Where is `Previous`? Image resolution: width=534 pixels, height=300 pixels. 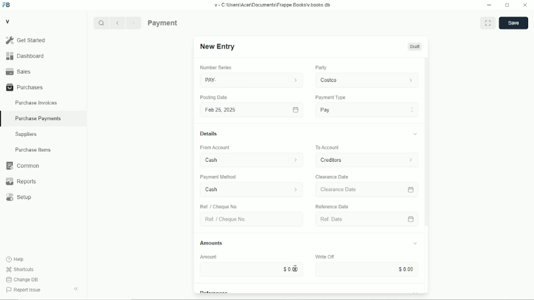
Previous is located at coordinates (117, 23).